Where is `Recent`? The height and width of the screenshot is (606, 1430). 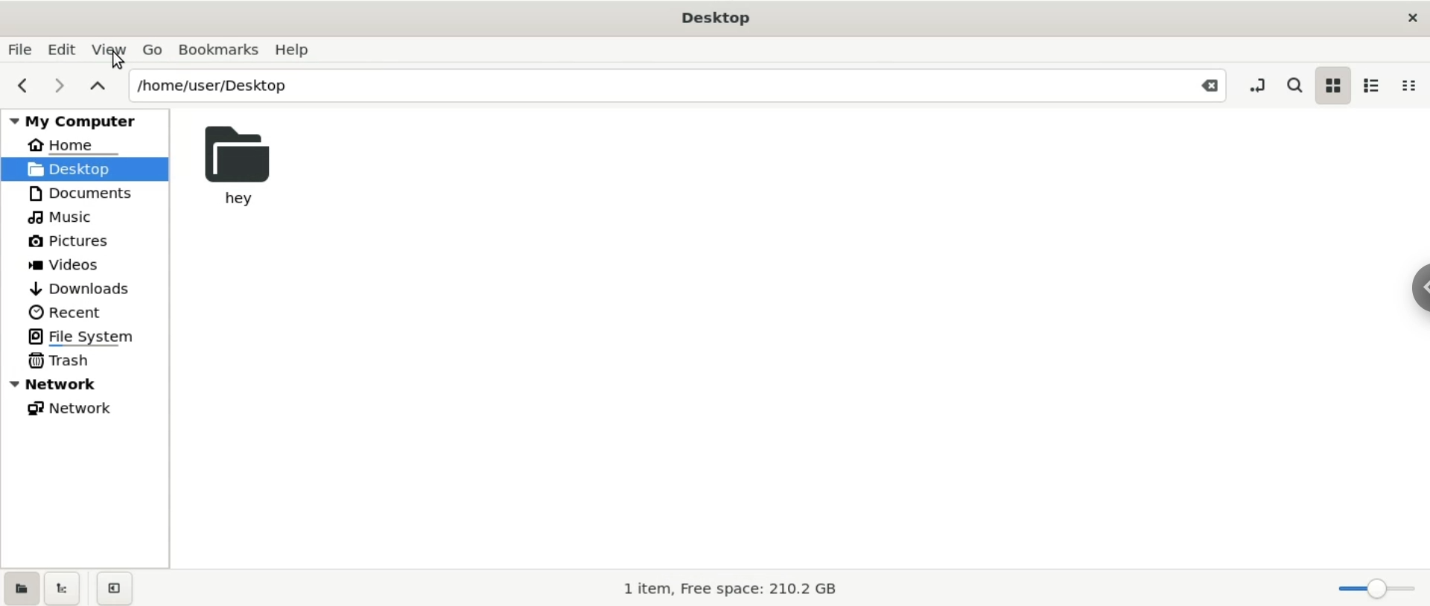 Recent is located at coordinates (70, 312).